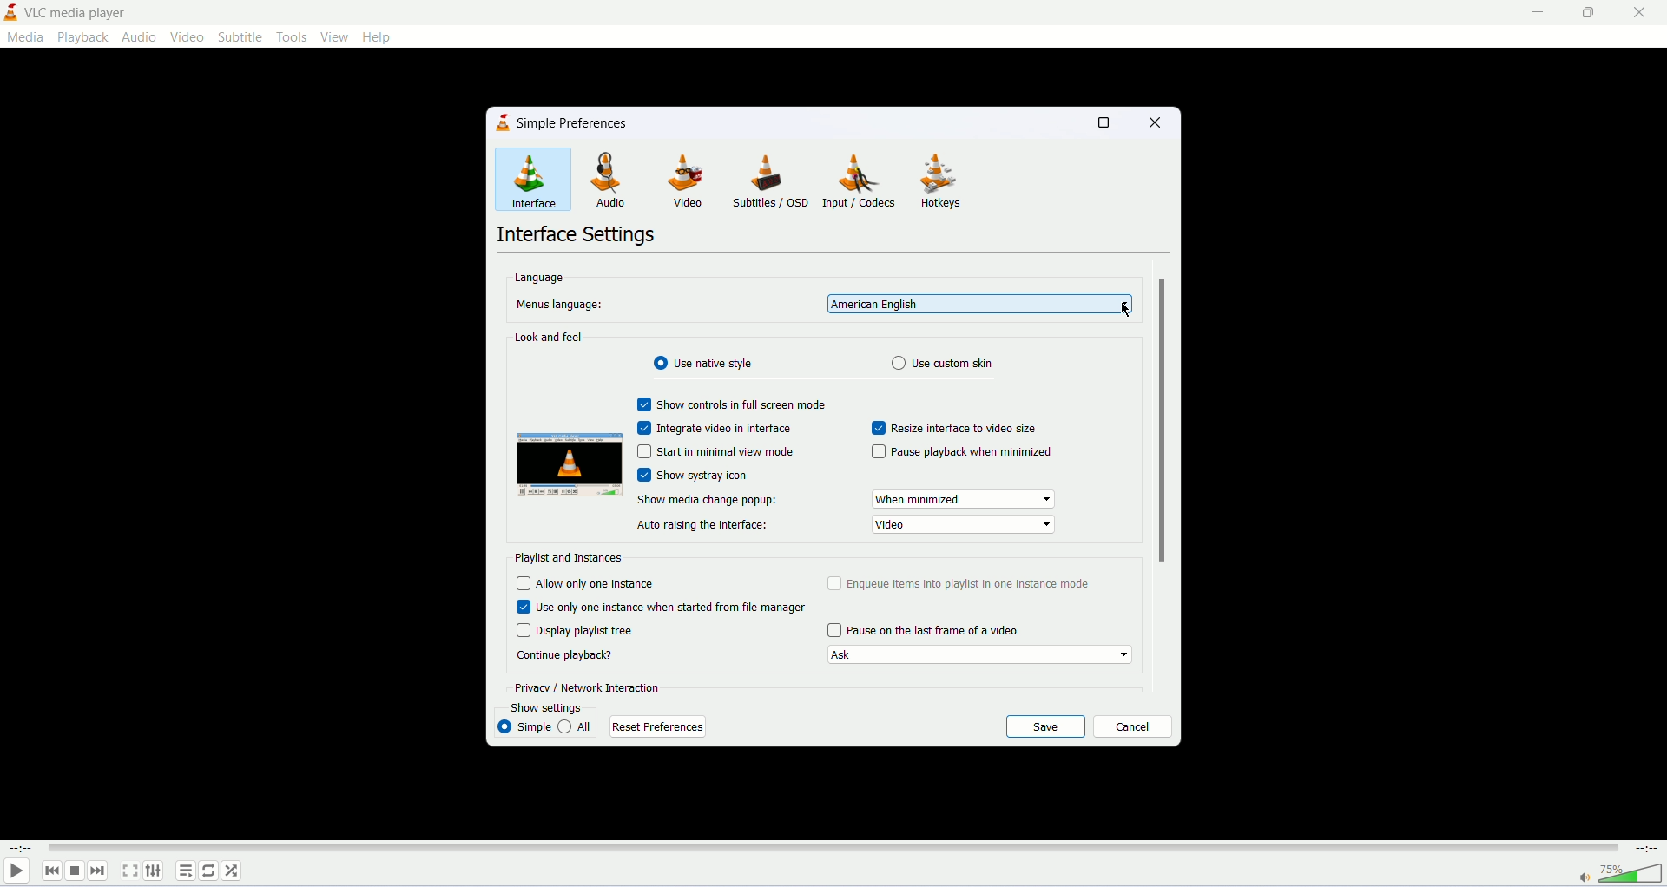  What do you see at coordinates (1097, 121) in the screenshot?
I see `maximize` at bounding box center [1097, 121].